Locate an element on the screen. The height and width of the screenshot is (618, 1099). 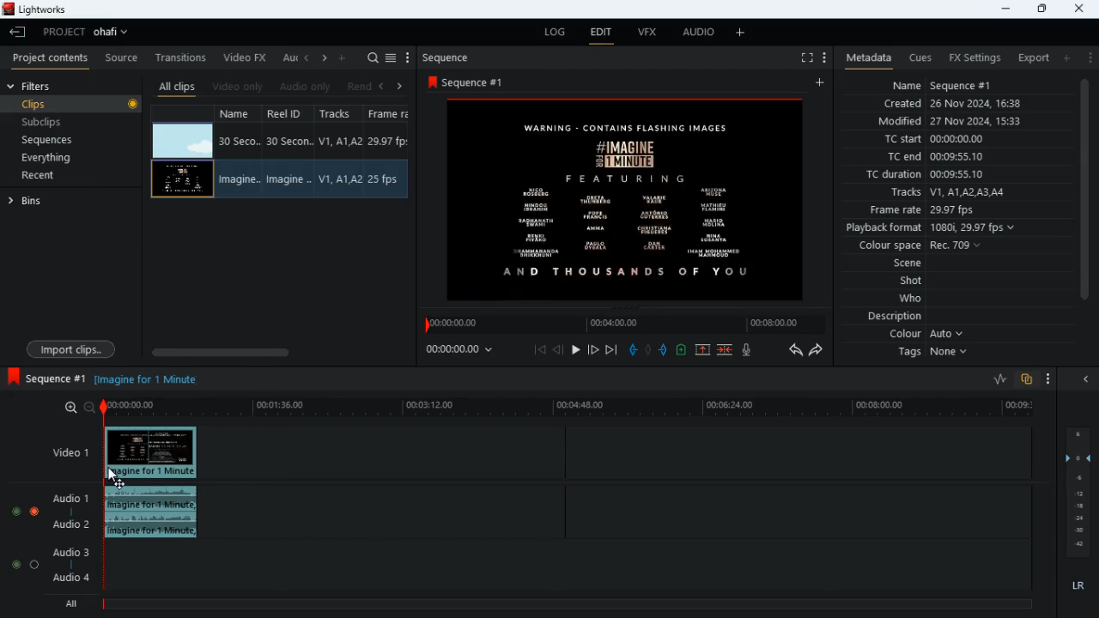
more is located at coordinates (408, 58).